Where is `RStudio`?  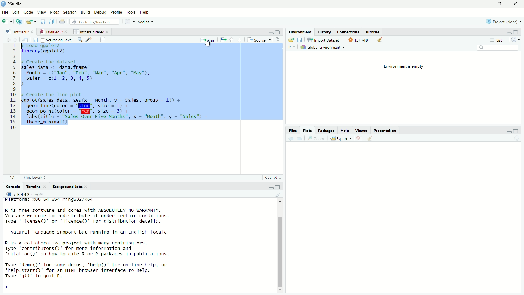 RStudio is located at coordinates (16, 4).